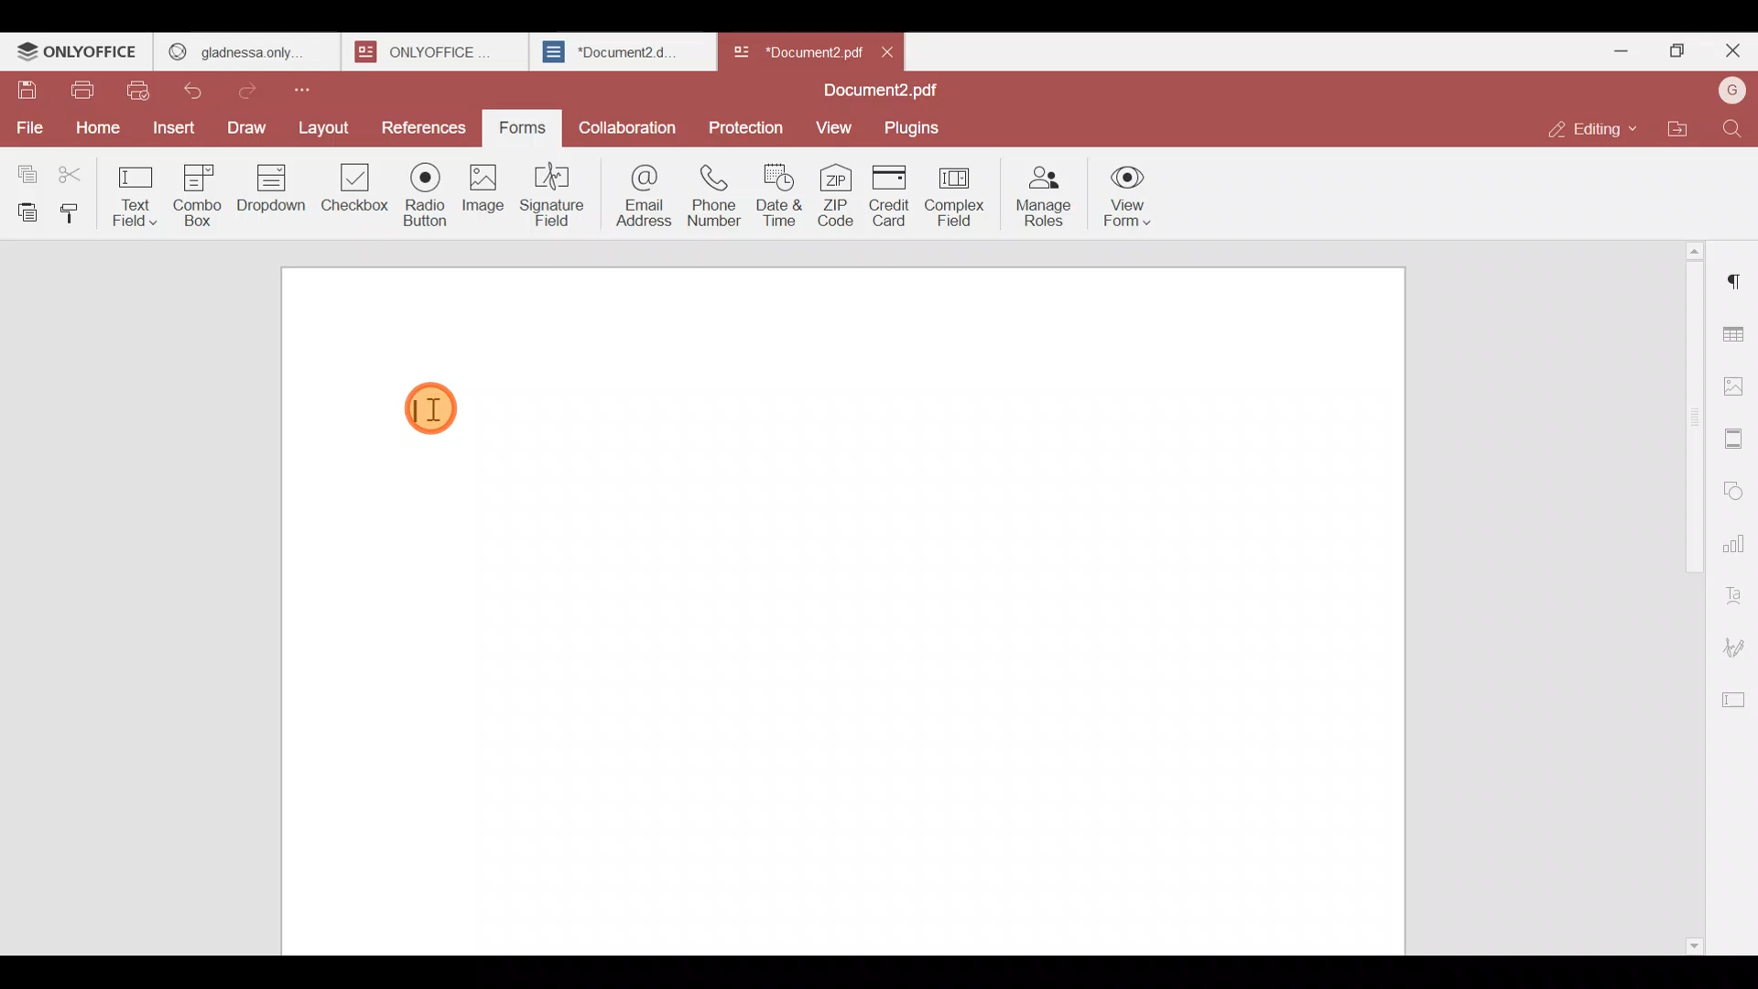  What do you see at coordinates (888, 50) in the screenshot?
I see `Close` at bounding box center [888, 50].